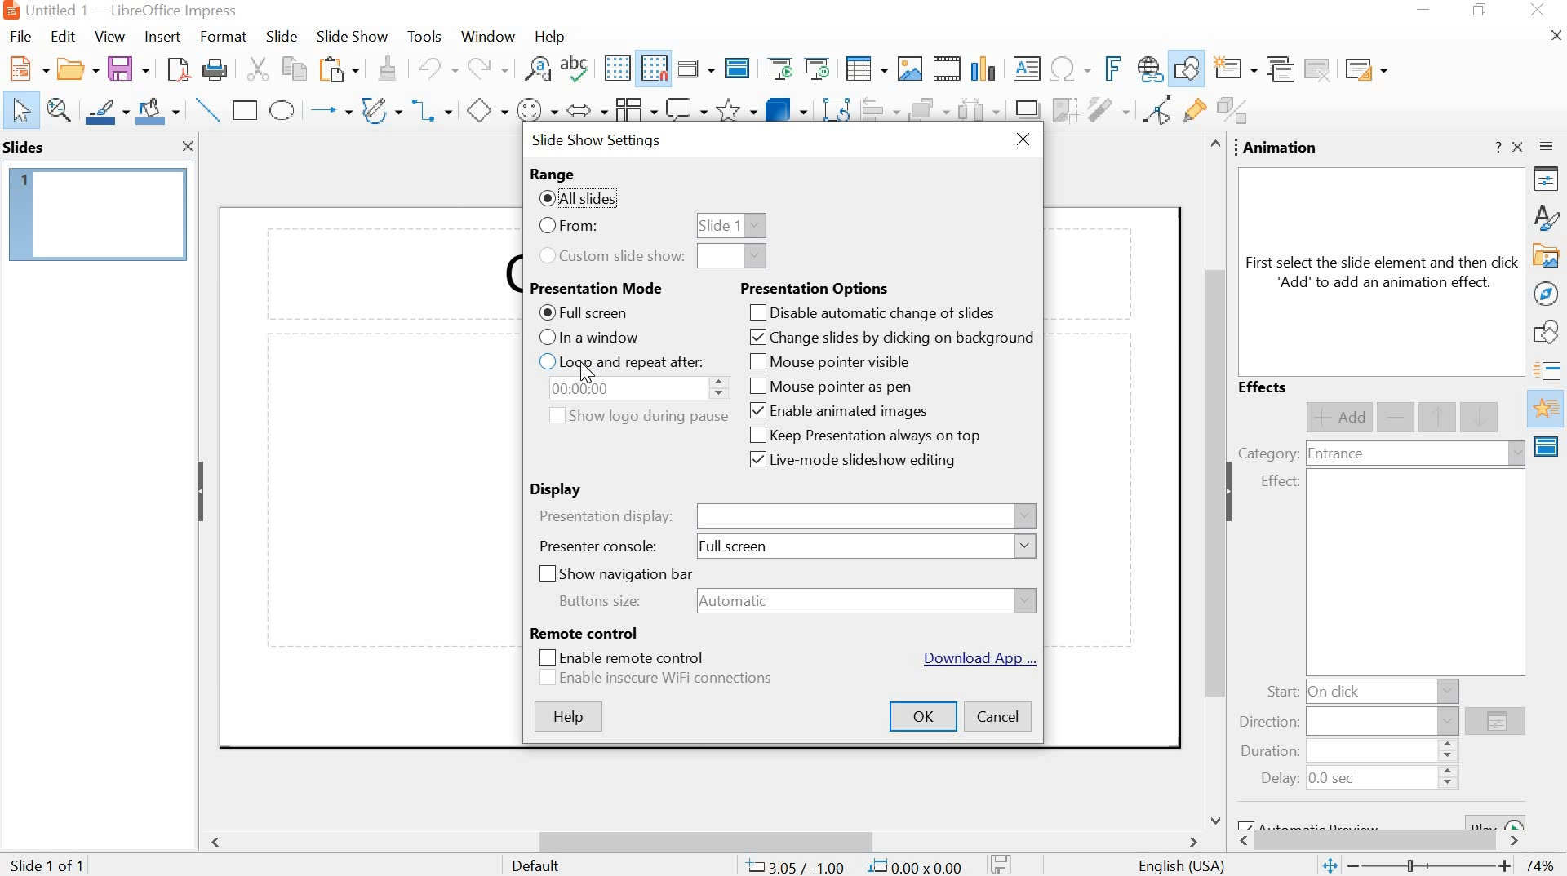 The image size is (1567, 876). What do you see at coordinates (978, 112) in the screenshot?
I see `select at least three objects to distribute` at bounding box center [978, 112].